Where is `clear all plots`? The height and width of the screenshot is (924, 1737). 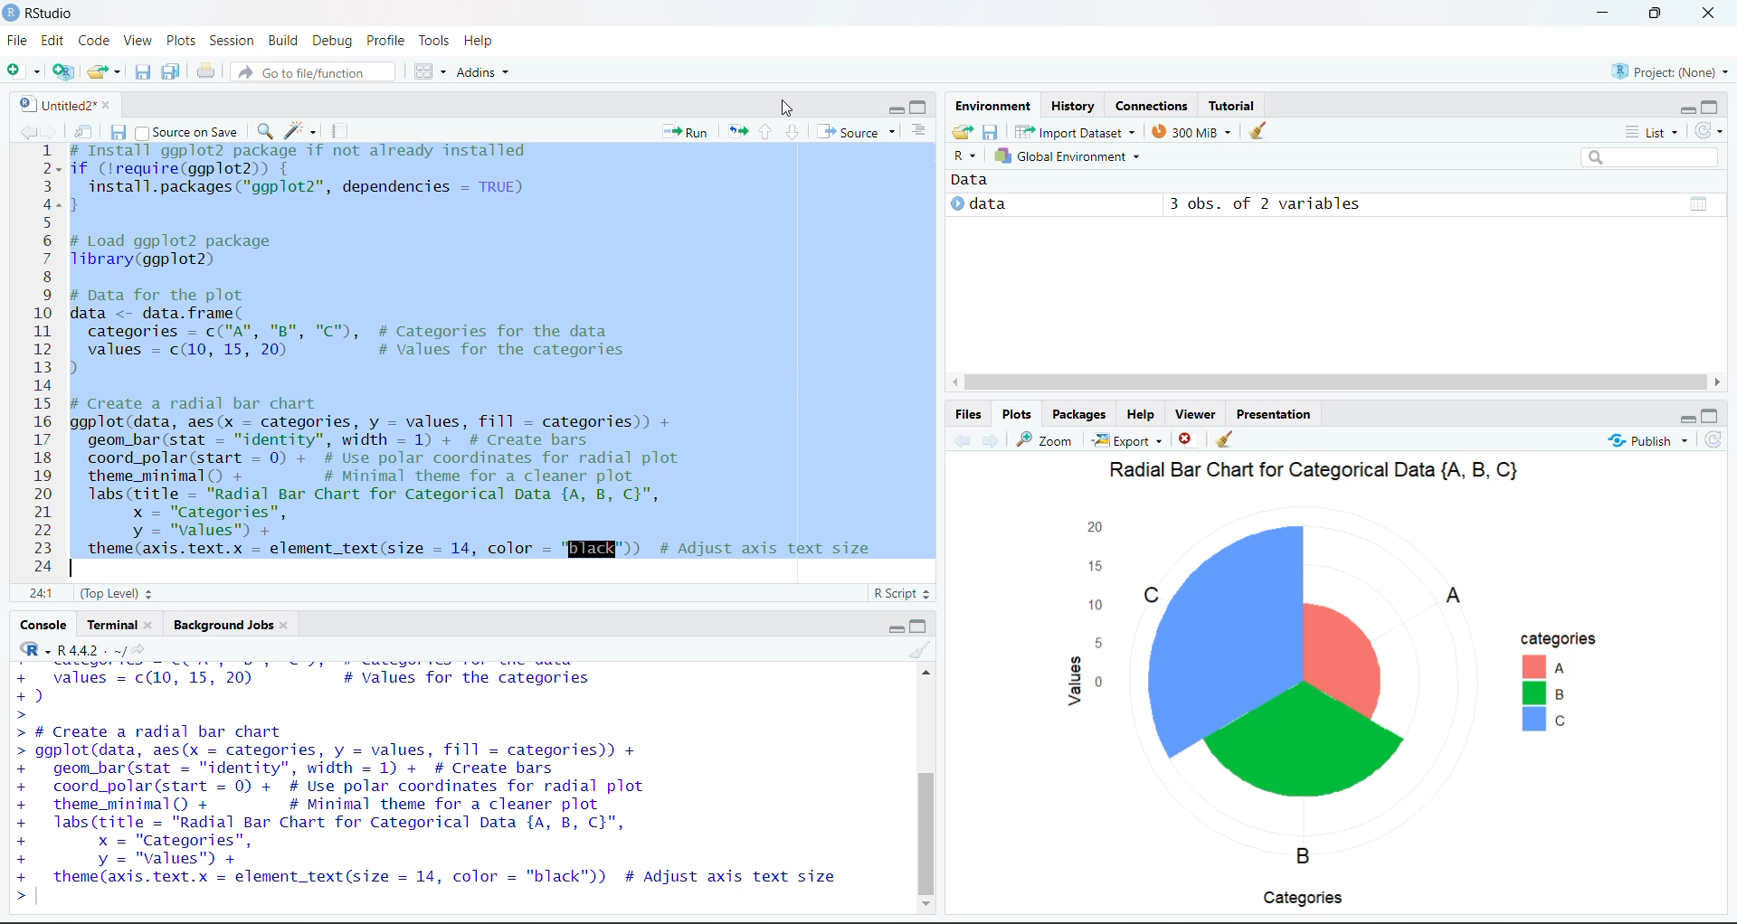
clear all plots is located at coordinates (1228, 440).